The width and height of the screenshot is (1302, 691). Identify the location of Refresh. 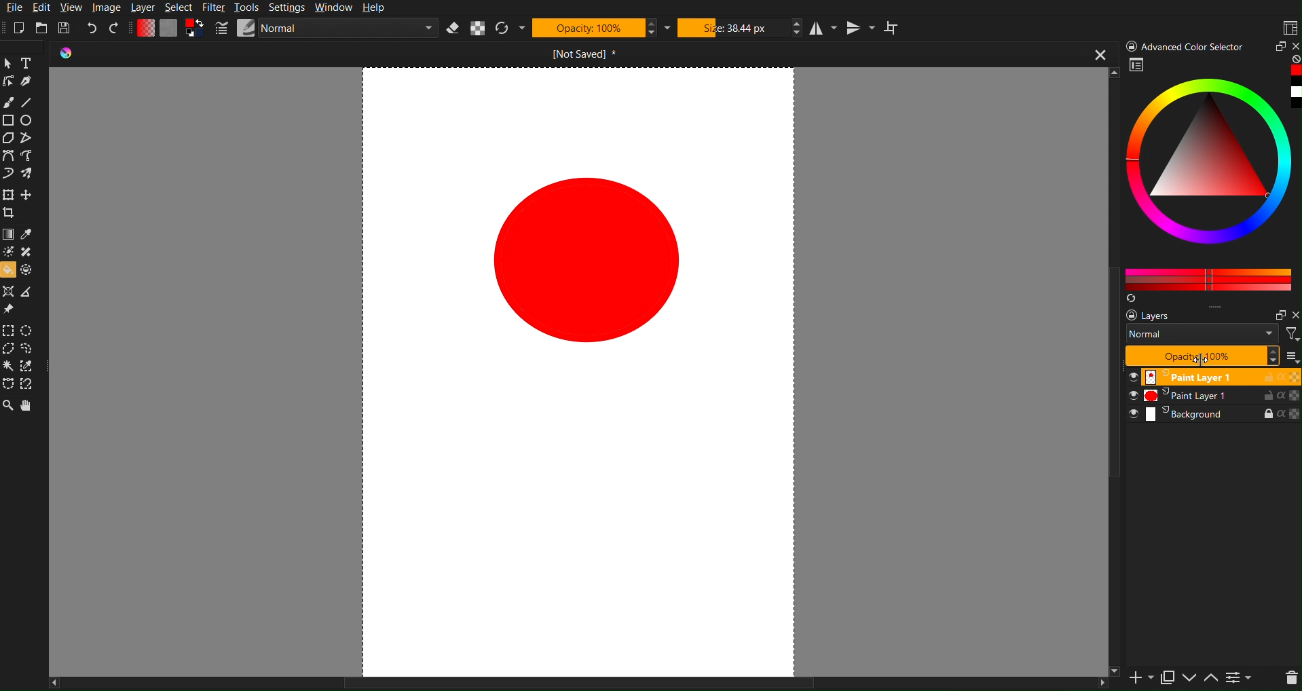
(1131, 299).